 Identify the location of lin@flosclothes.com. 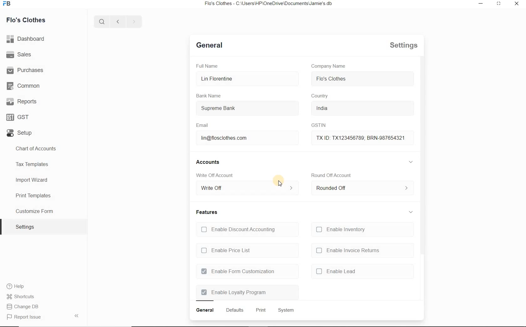
(232, 138).